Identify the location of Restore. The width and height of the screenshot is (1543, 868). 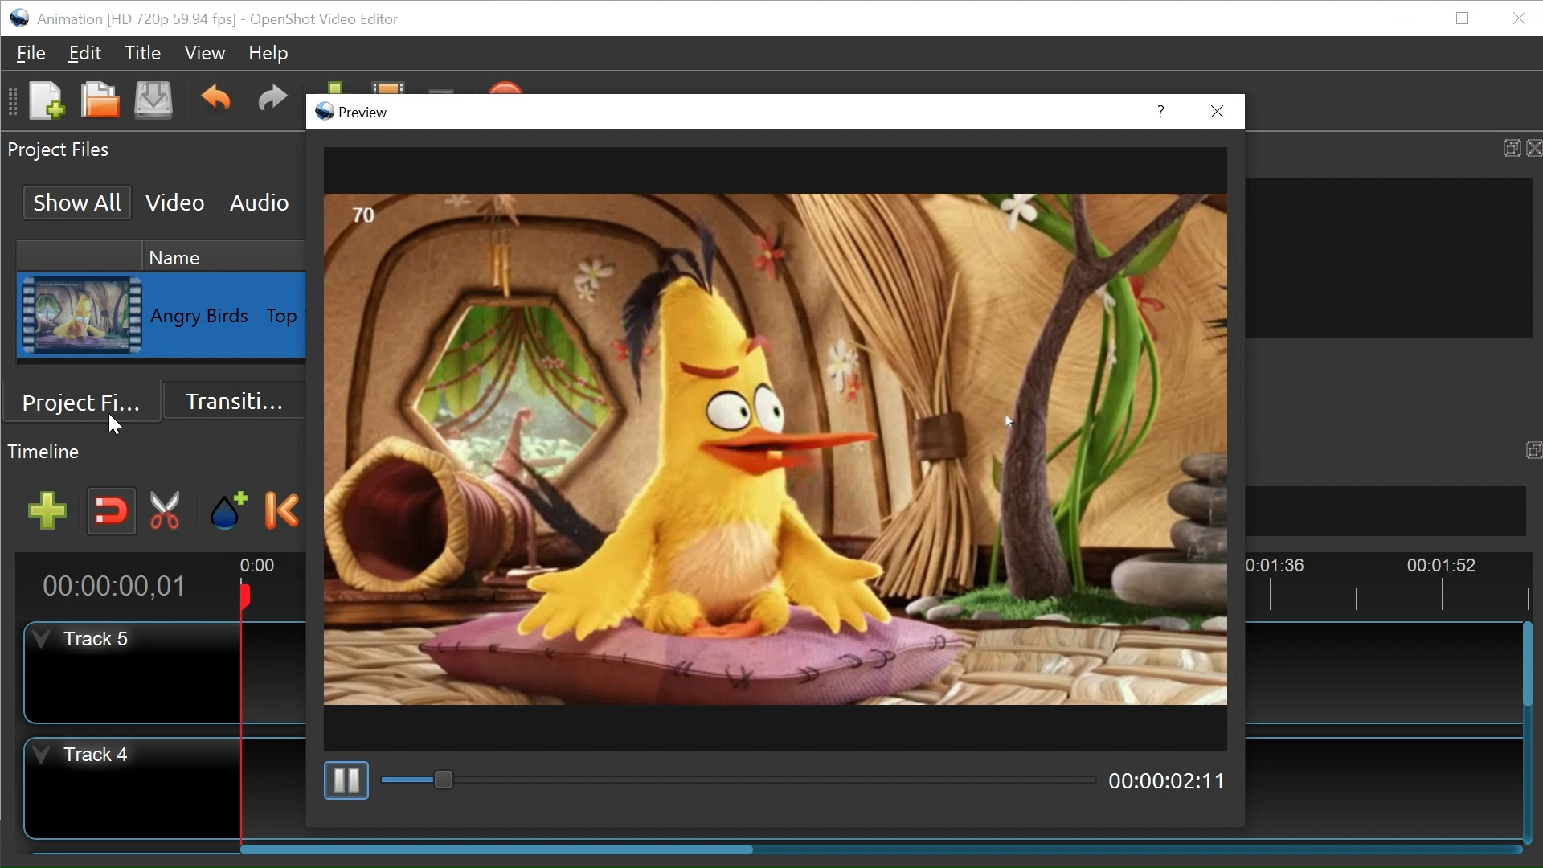
(1462, 18).